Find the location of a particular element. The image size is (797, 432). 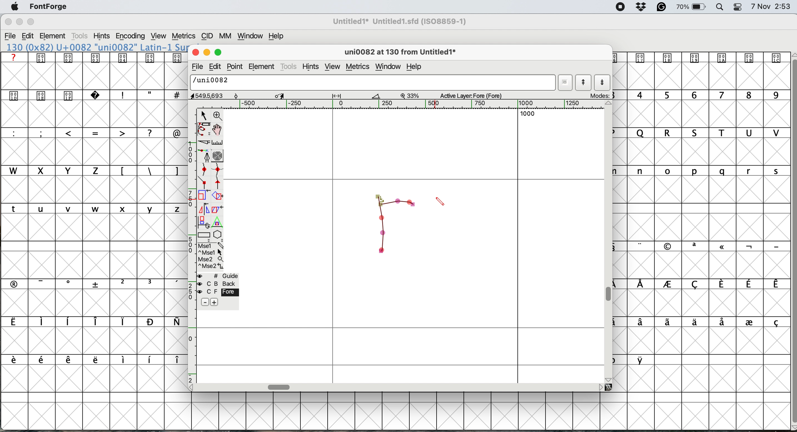

point is located at coordinates (236, 67).